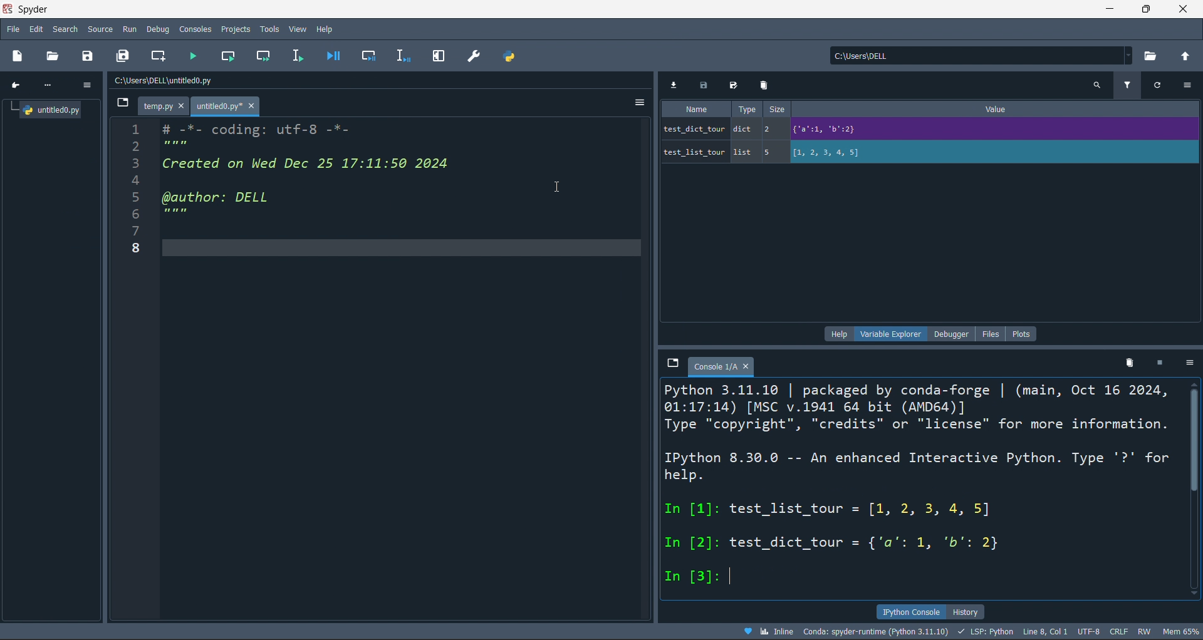 Image resolution: width=1203 pixels, height=640 pixels. What do you see at coordinates (977, 56) in the screenshot?
I see `current directory` at bounding box center [977, 56].